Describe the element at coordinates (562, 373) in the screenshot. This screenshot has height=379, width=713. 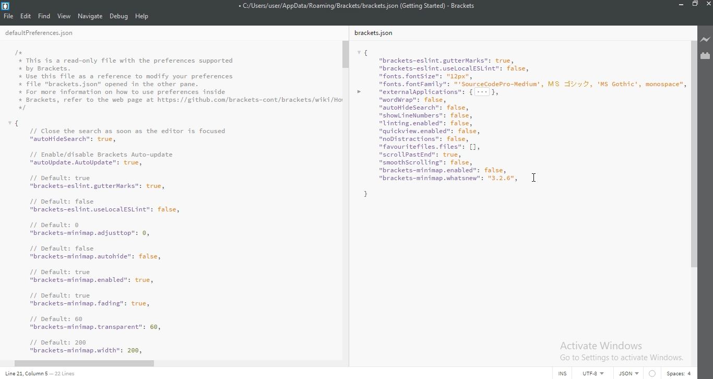
I see `INS` at that location.